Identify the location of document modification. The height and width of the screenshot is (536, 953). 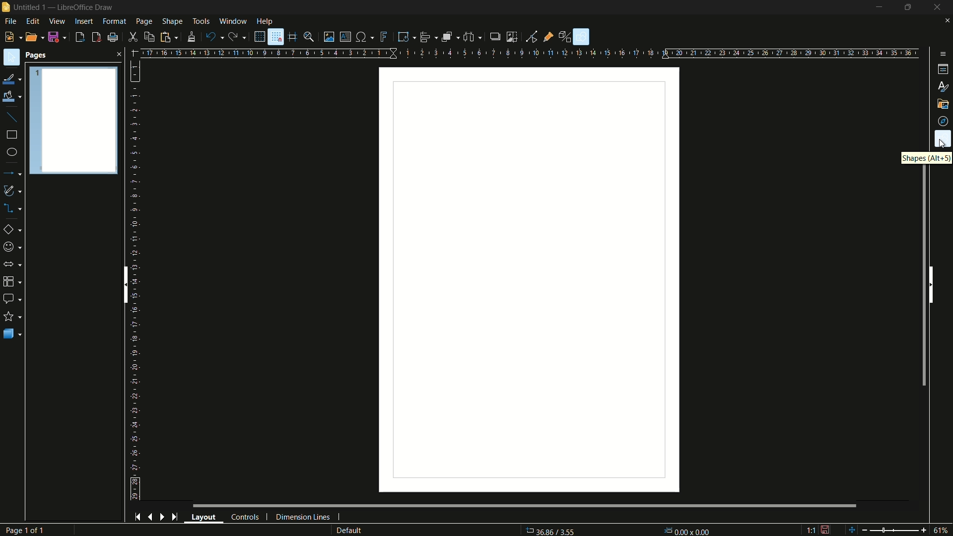
(825, 529).